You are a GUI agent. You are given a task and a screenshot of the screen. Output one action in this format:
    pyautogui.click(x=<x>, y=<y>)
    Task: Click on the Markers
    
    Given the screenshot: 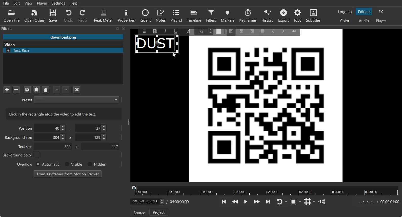 What is the action you would take?
    pyautogui.click(x=228, y=15)
    